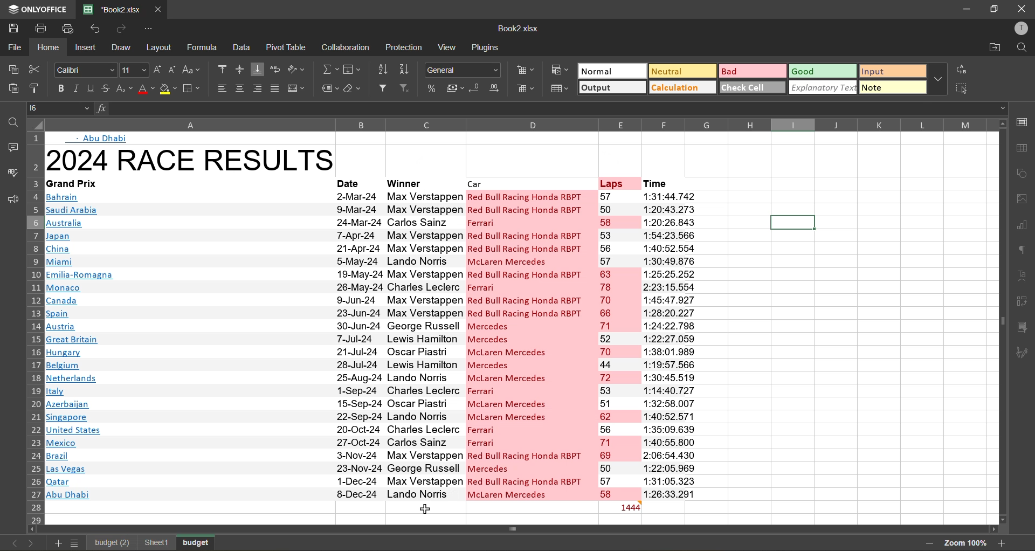  What do you see at coordinates (683, 88) in the screenshot?
I see `calculation` at bounding box center [683, 88].